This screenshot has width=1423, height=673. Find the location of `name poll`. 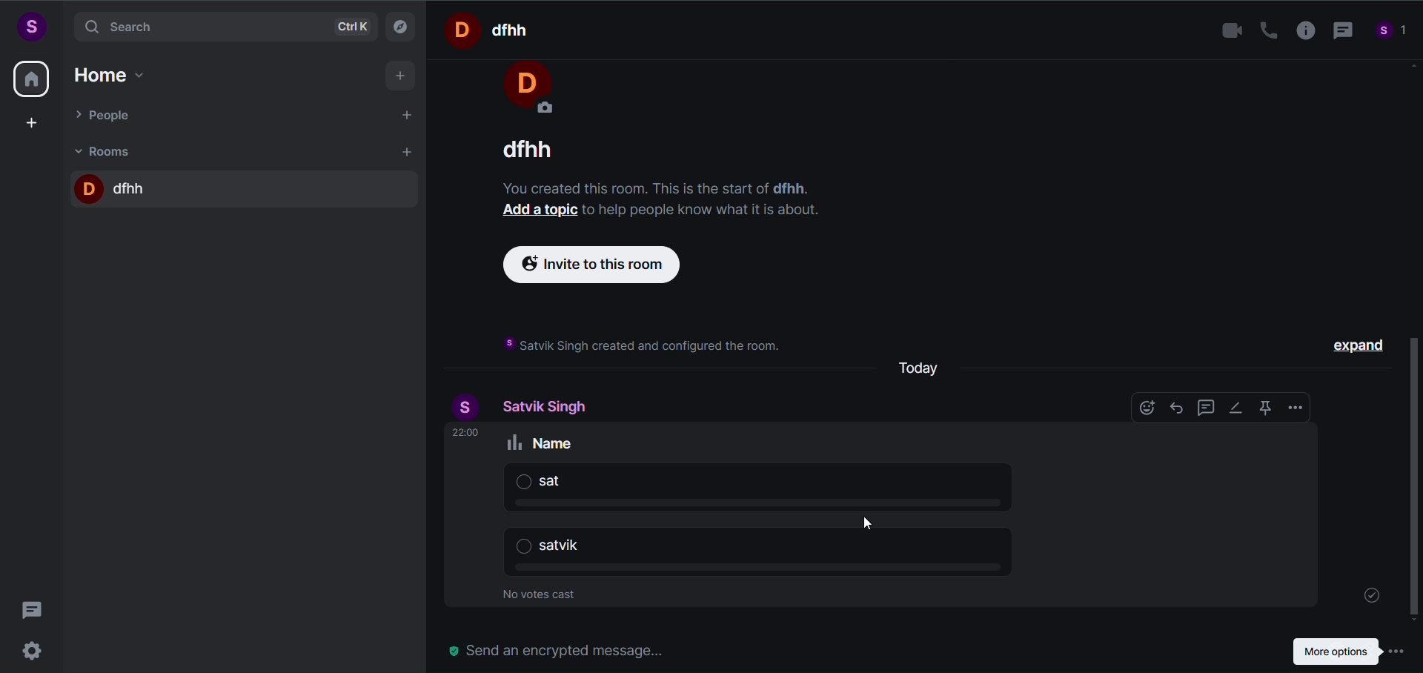

name poll is located at coordinates (545, 442).